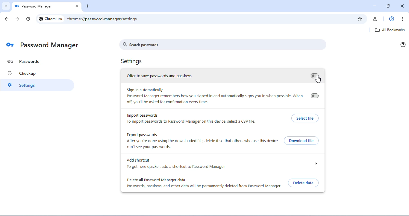  I want to click on Chromium, so click(50, 19).